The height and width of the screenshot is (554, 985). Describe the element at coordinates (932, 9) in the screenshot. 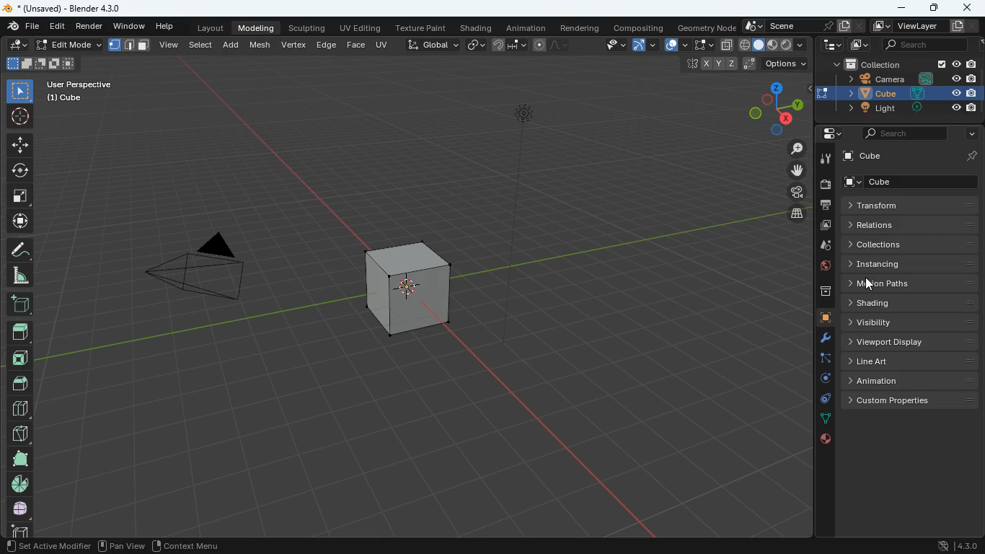

I see `maximize` at that location.